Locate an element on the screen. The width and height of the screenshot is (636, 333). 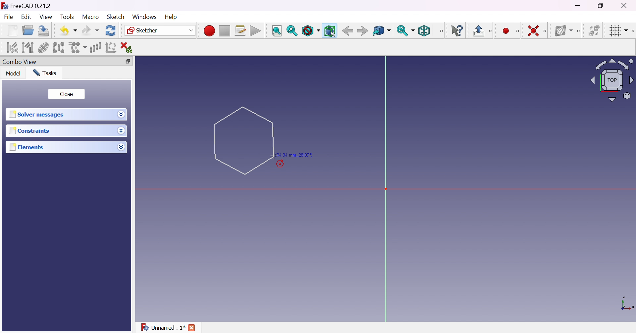
Delete all constraints is located at coordinates (129, 48).